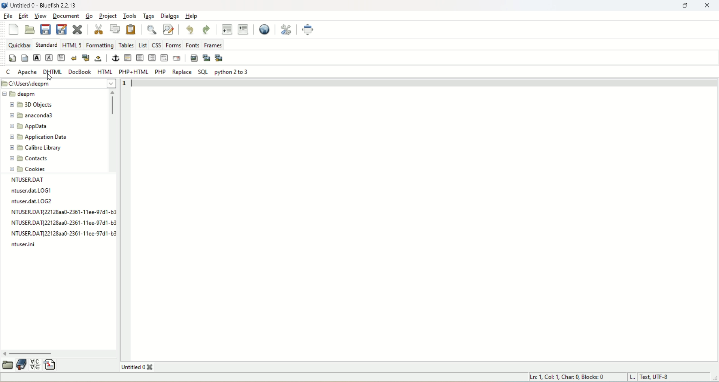 This screenshot has width=719, height=382. Describe the element at coordinates (36, 366) in the screenshot. I see `insert special character` at that location.